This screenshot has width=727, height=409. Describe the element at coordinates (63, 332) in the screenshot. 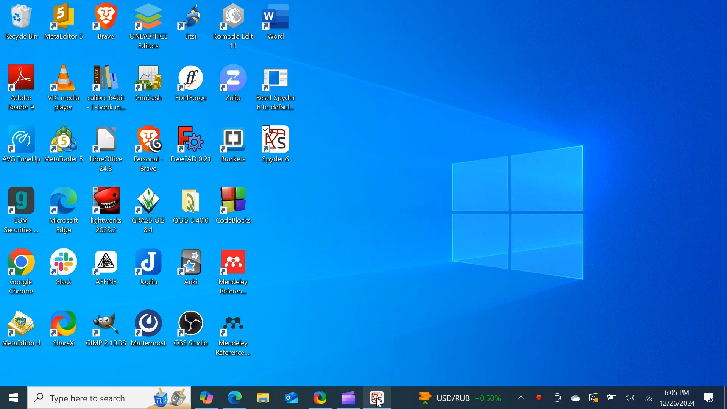

I see `ShareX Desktop Icon` at that location.